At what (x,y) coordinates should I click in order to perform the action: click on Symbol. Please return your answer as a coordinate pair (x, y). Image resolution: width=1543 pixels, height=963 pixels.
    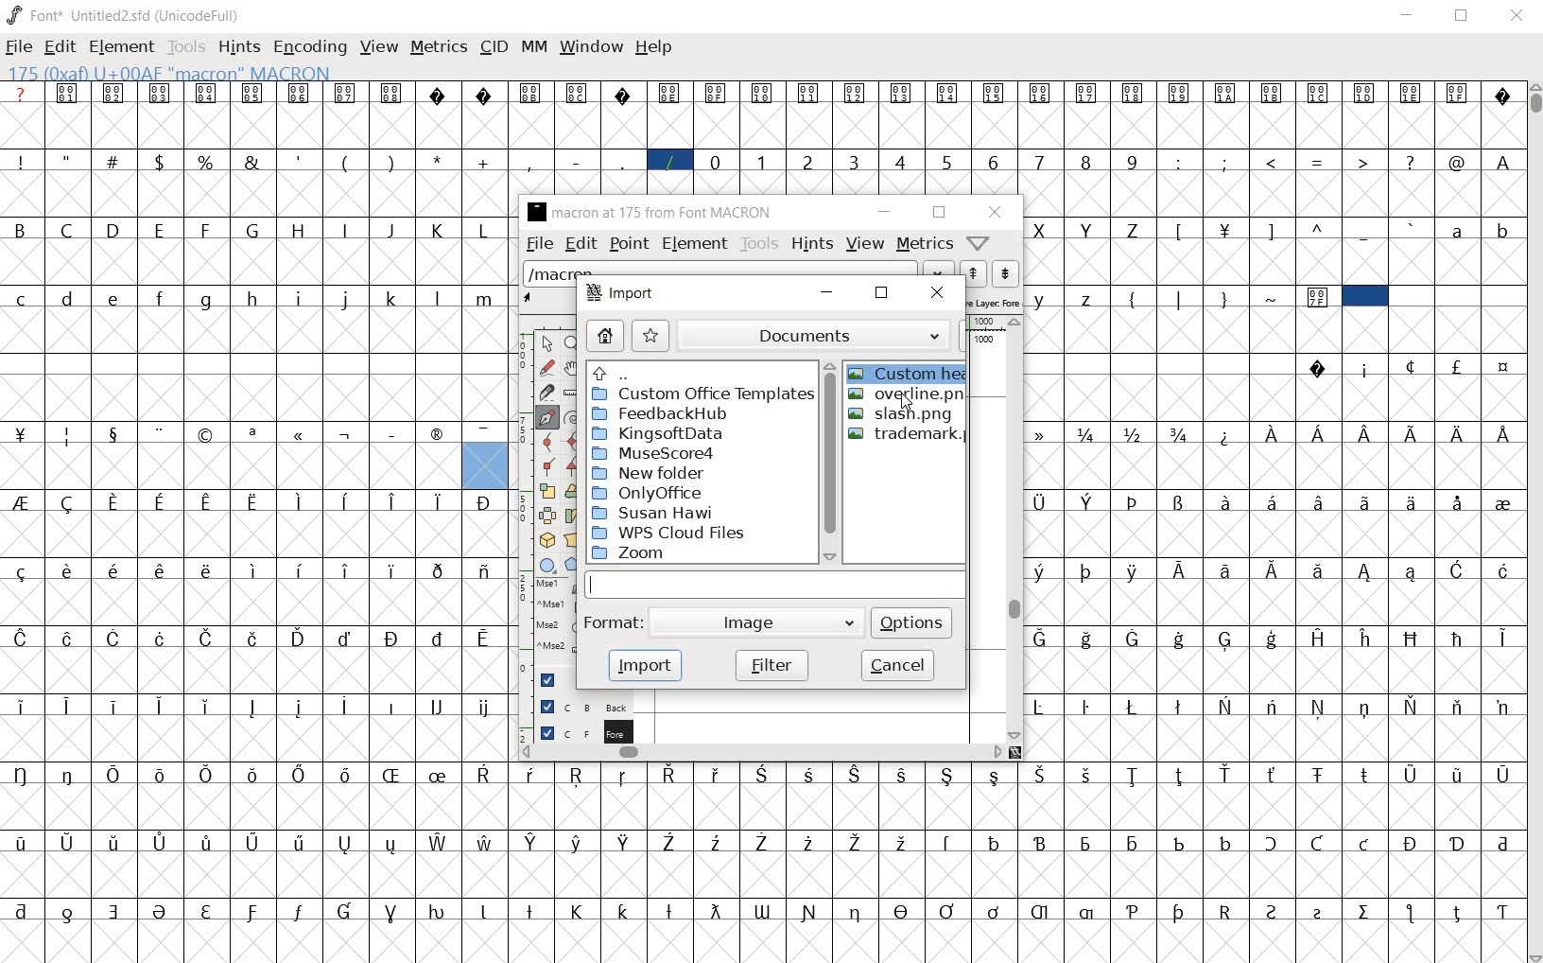
    Looking at the image, I should click on (1042, 637).